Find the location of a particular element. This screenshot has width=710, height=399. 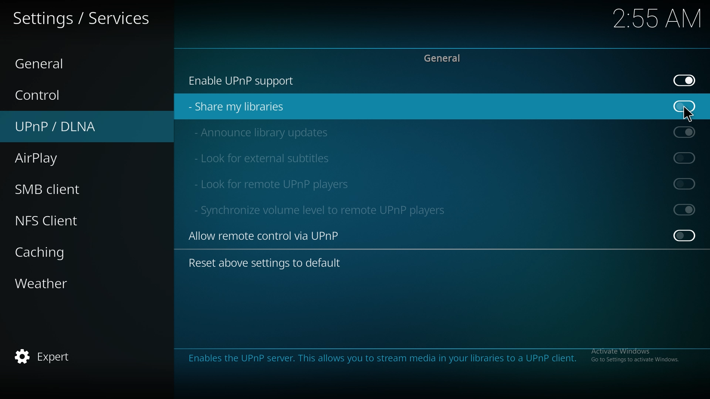

general is located at coordinates (51, 62).